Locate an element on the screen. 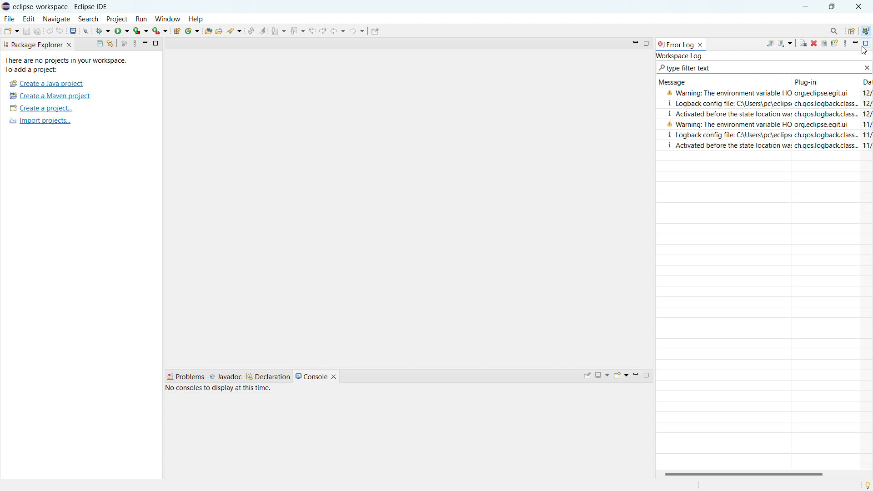 This screenshot has height=491, width=873. maximize is located at coordinates (649, 378).